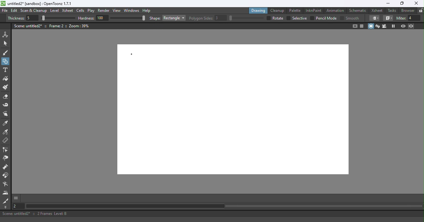 This screenshot has width=424, height=222. Describe the element at coordinates (407, 10) in the screenshot. I see `Browser` at that location.